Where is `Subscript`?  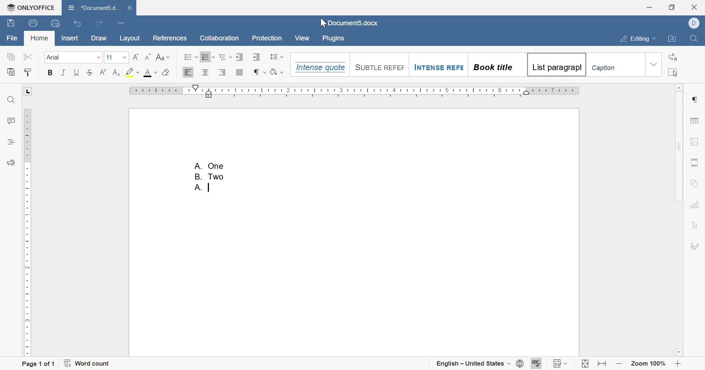
Subscript is located at coordinates (116, 72).